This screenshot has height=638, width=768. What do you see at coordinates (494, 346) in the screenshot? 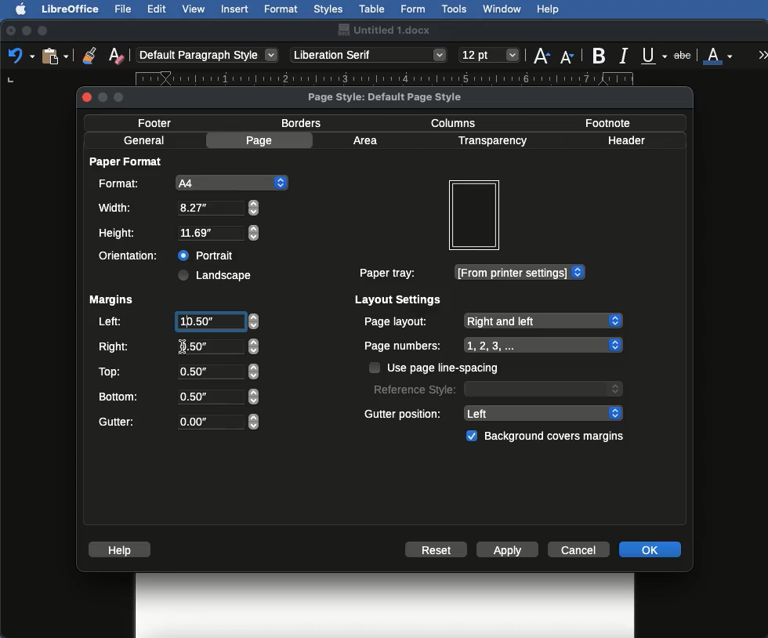
I see `Page numbers` at bounding box center [494, 346].